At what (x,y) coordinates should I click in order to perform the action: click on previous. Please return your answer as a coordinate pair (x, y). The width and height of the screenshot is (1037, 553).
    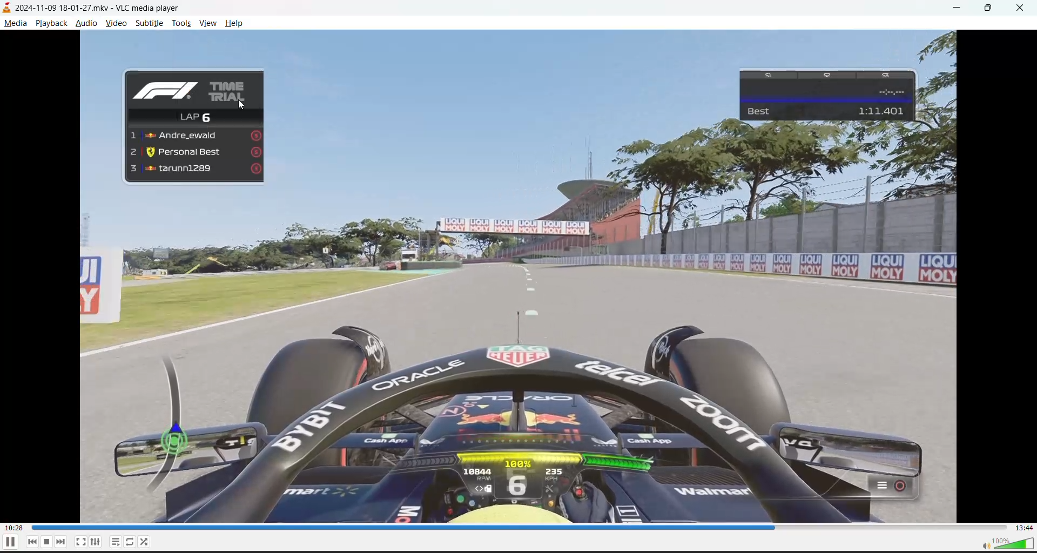
    Looking at the image, I should click on (30, 542).